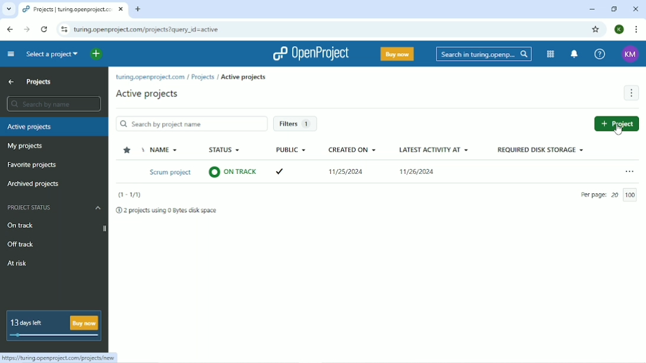 This screenshot has height=363, width=646. I want to click on 11/26/2024, so click(419, 173).